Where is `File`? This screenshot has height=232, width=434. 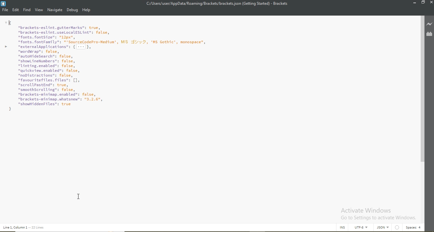
File is located at coordinates (5, 11).